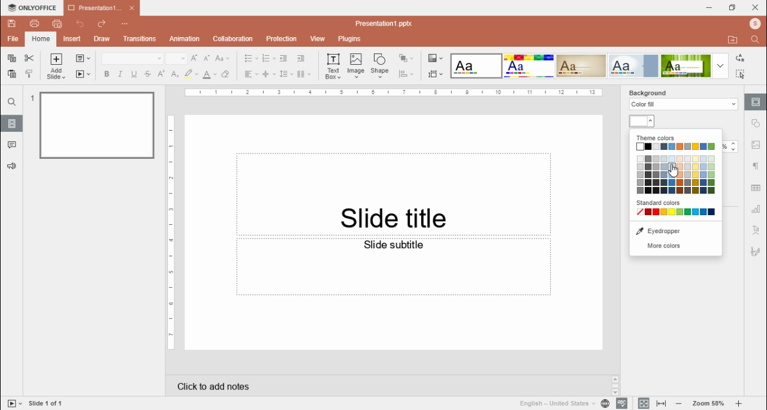 This screenshot has height=410, width=767. Describe the element at coordinates (756, 210) in the screenshot. I see `chart settings` at that location.